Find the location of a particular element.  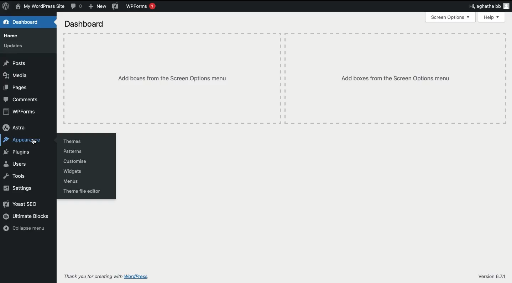

Dashboard is located at coordinates (22, 22).